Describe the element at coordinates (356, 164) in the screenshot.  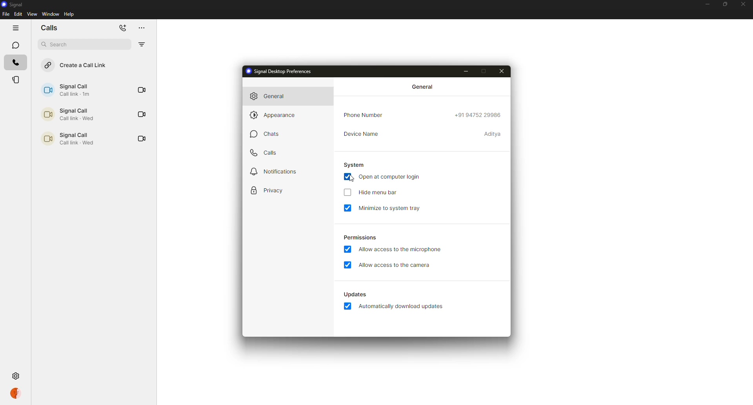
I see `system` at that location.